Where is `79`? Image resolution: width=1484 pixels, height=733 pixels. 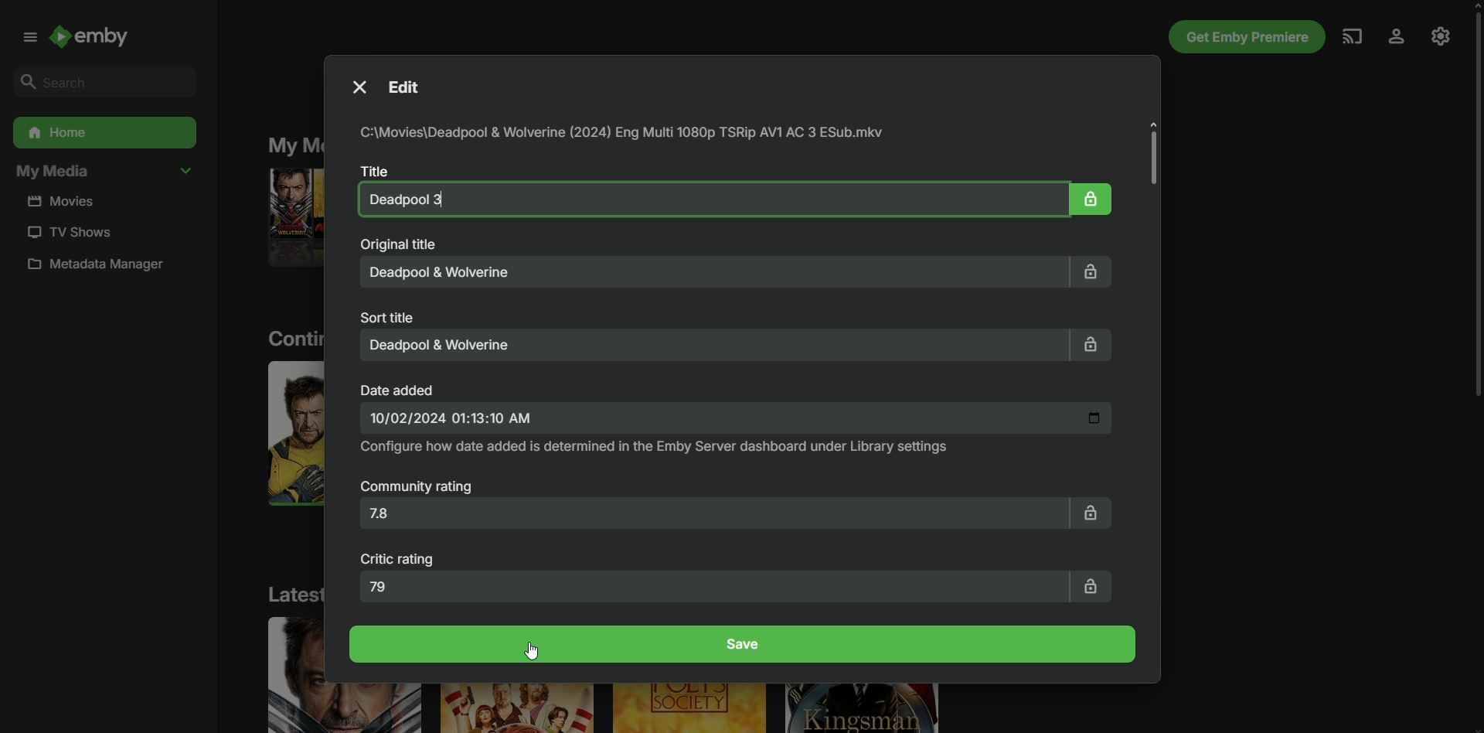 79 is located at coordinates (715, 586).